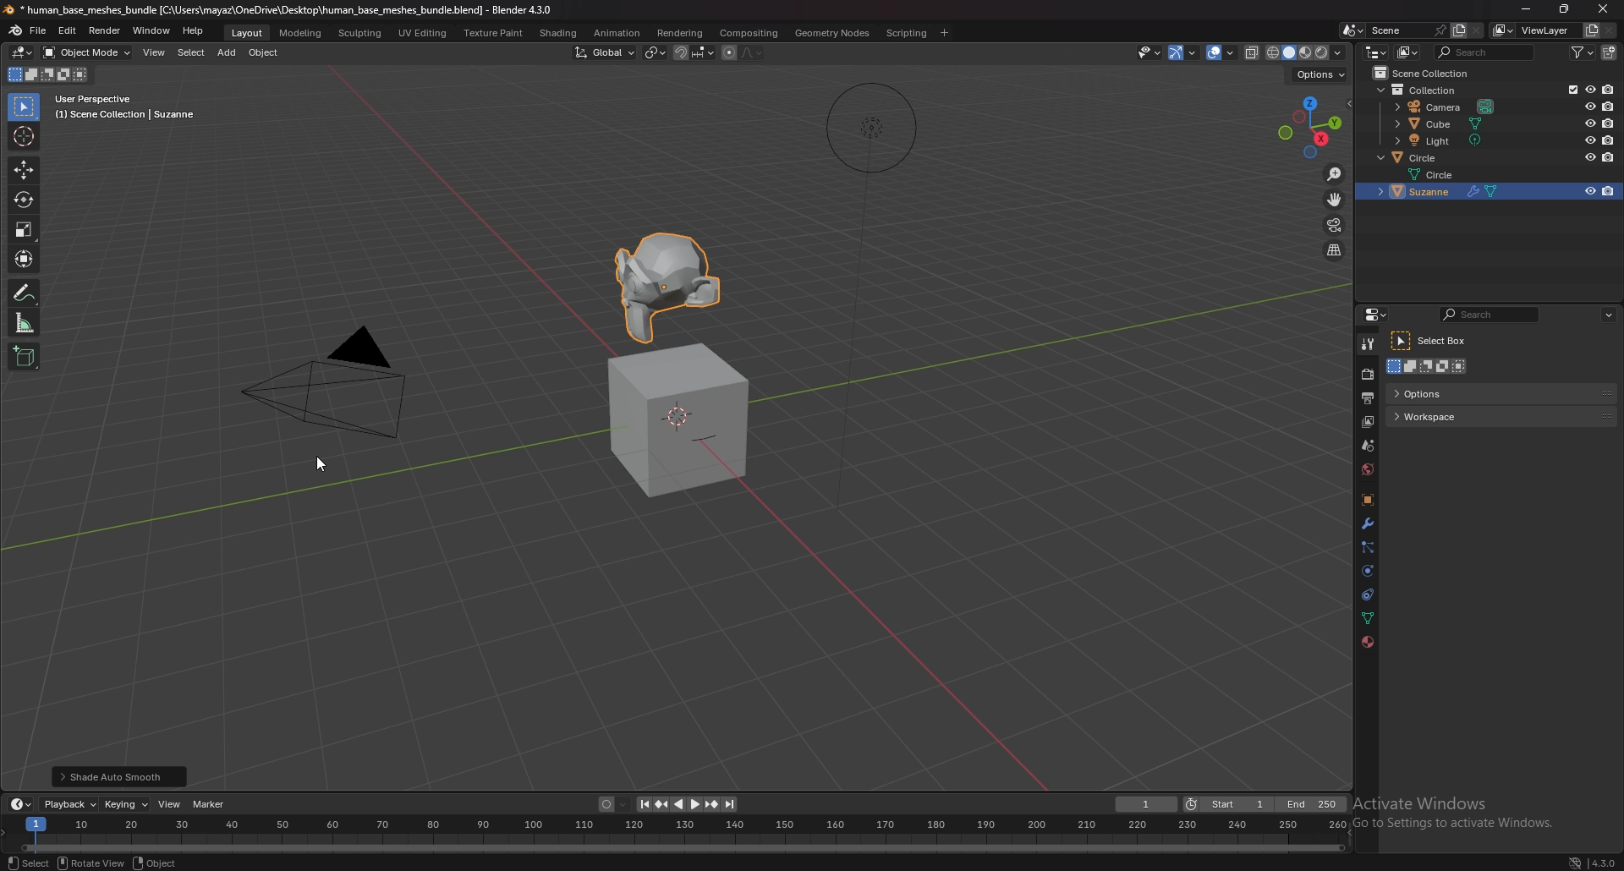 This screenshot has height=871, width=1624. I want to click on start, so click(1229, 803).